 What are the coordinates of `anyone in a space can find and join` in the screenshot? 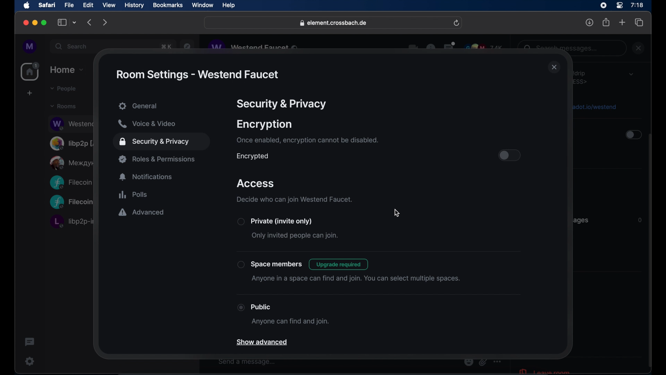 It's located at (356, 279).